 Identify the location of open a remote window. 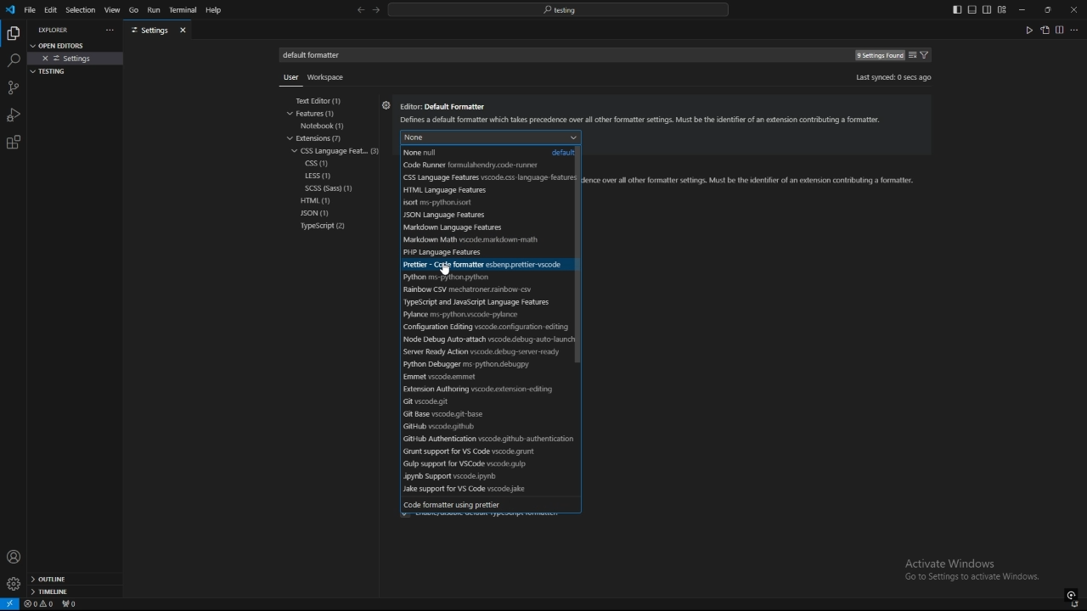
(10, 604).